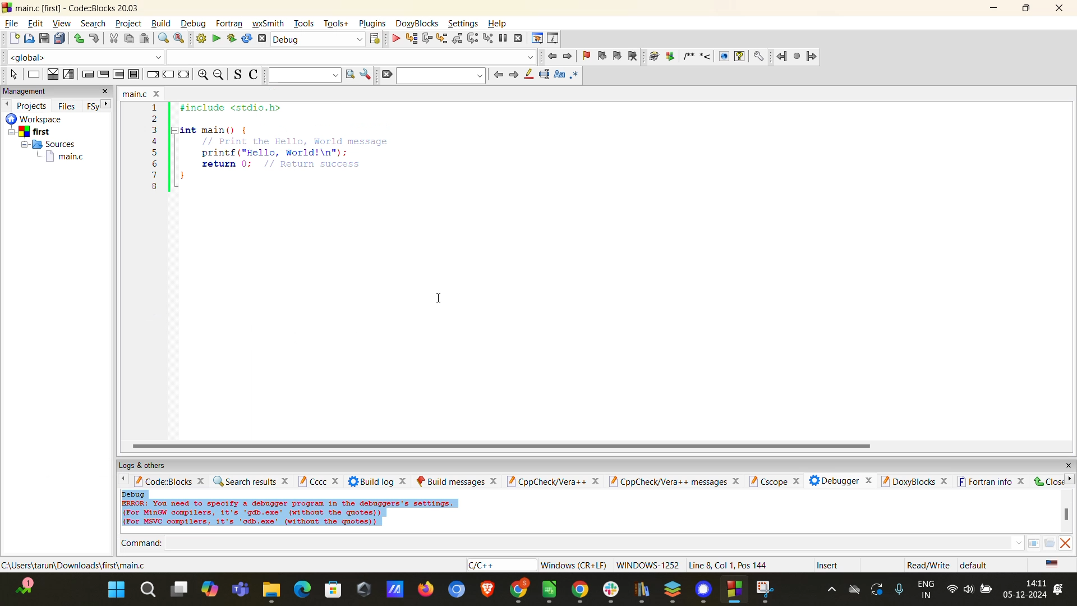 This screenshot has height=606, width=1077. What do you see at coordinates (103, 73) in the screenshot?
I see `exit condition loop` at bounding box center [103, 73].